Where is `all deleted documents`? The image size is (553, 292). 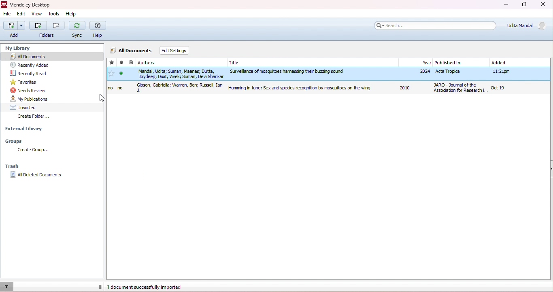 all deleted documents is located at coordinates (37, 175).